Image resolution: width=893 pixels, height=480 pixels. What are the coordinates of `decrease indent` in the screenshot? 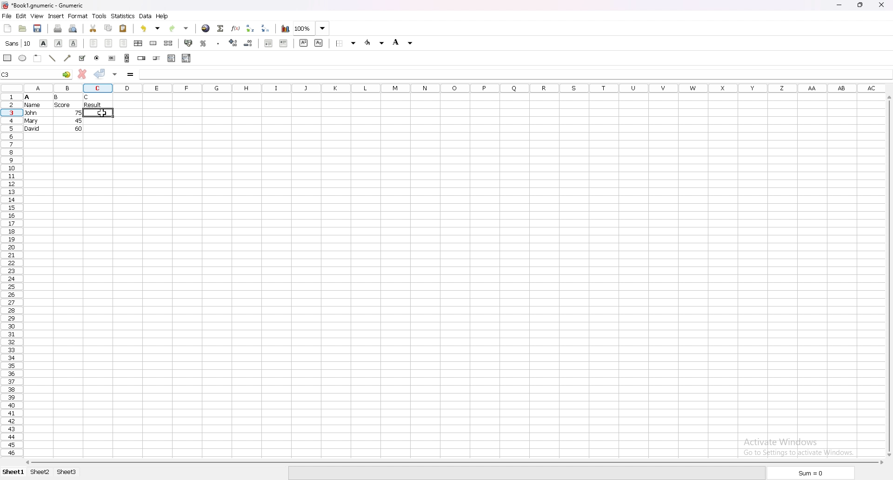 It's located at (268, 43).